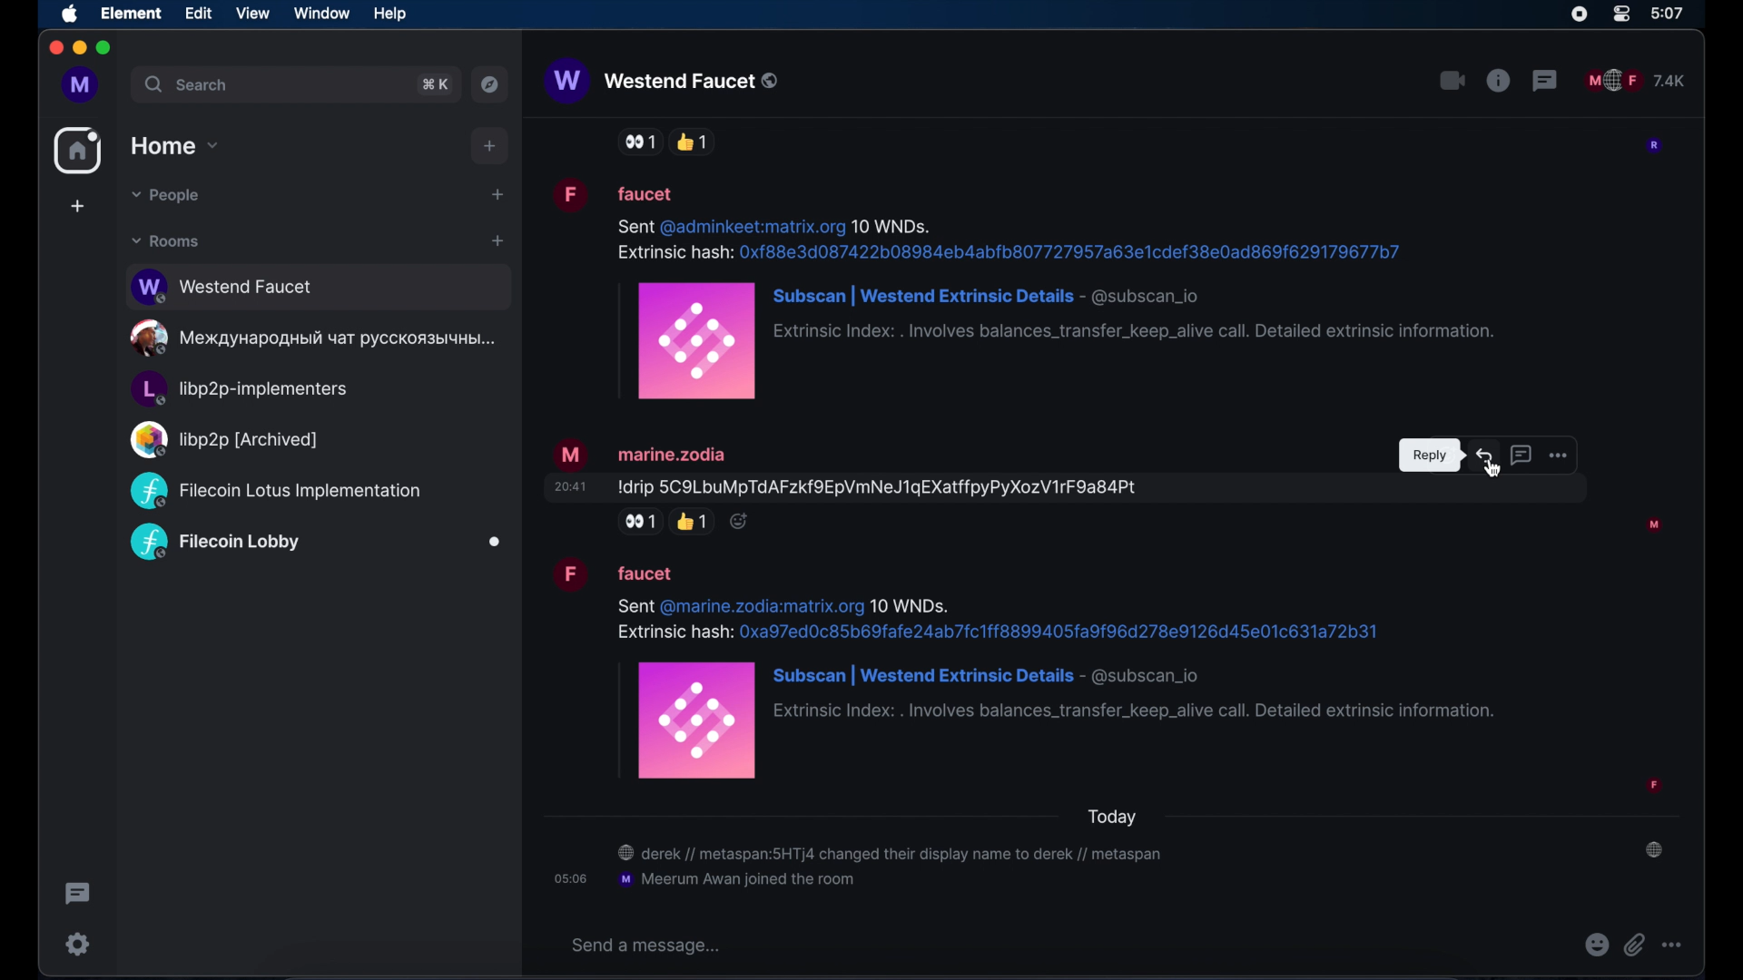  What do you see at coordinates (79, 48) in the screenshot?
I see `minimize` at bounding box center [79, 48].